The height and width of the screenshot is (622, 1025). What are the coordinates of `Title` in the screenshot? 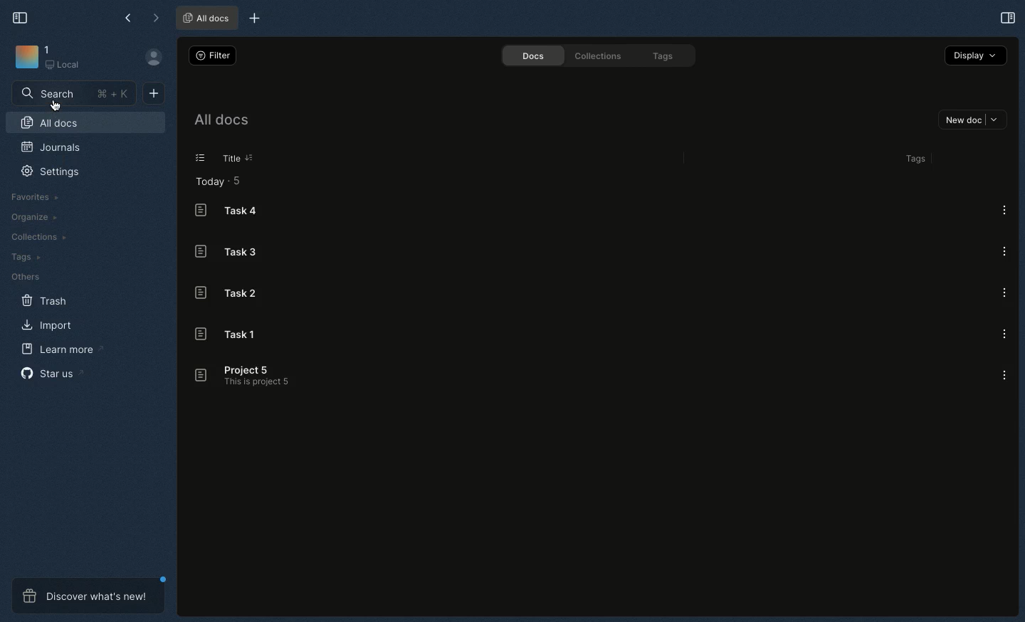 It's located at (232, 159).